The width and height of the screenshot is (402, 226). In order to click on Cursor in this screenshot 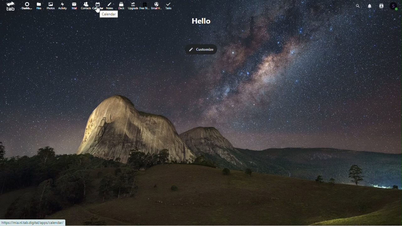, I will do `click(97, 10)`.